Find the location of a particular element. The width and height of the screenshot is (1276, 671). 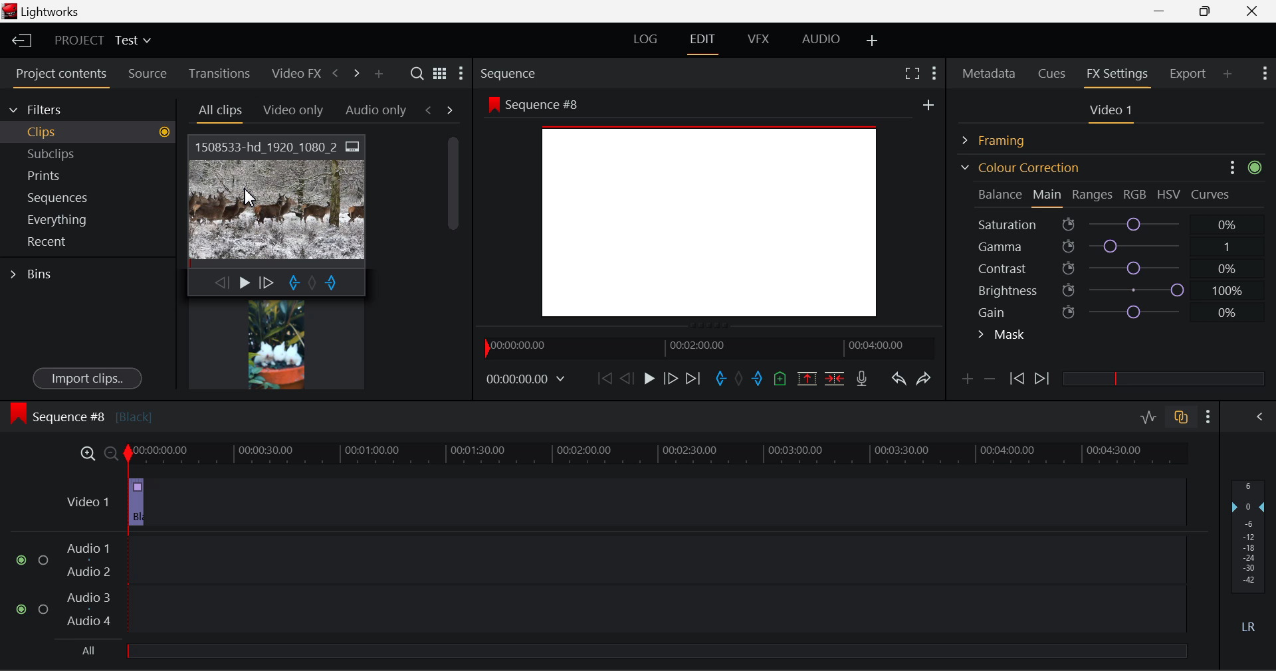

Previous keyframe is located at coordinates (1015, 379).